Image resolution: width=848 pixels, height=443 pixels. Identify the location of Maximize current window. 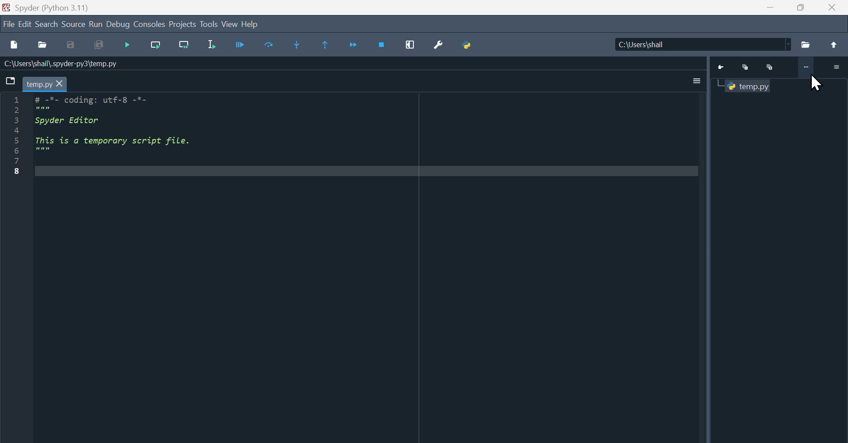
(410, 45).